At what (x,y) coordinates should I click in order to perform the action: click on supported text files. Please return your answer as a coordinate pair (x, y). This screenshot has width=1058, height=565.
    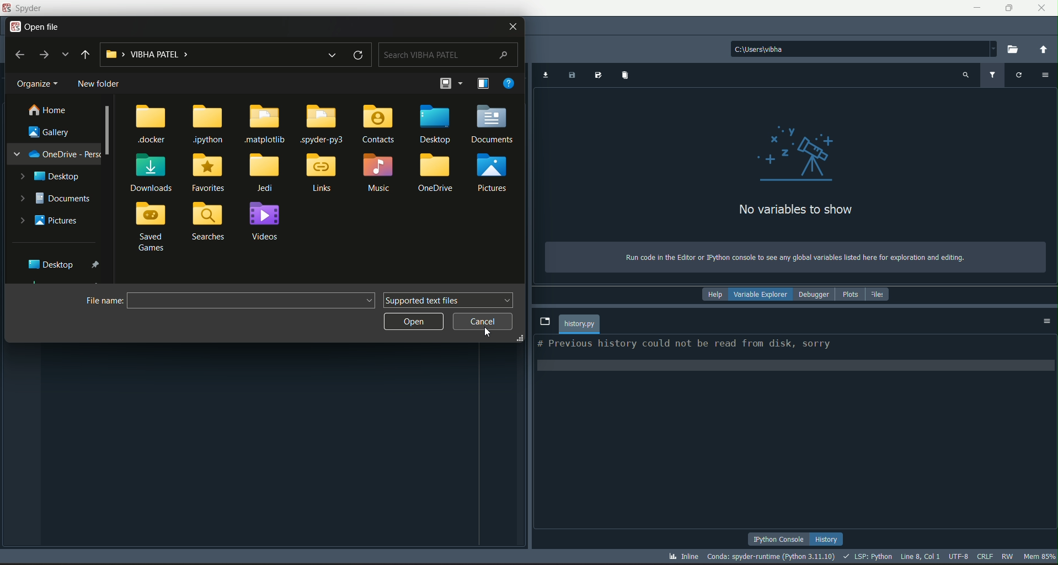
    Looking at the image, I should click on (450, 300).